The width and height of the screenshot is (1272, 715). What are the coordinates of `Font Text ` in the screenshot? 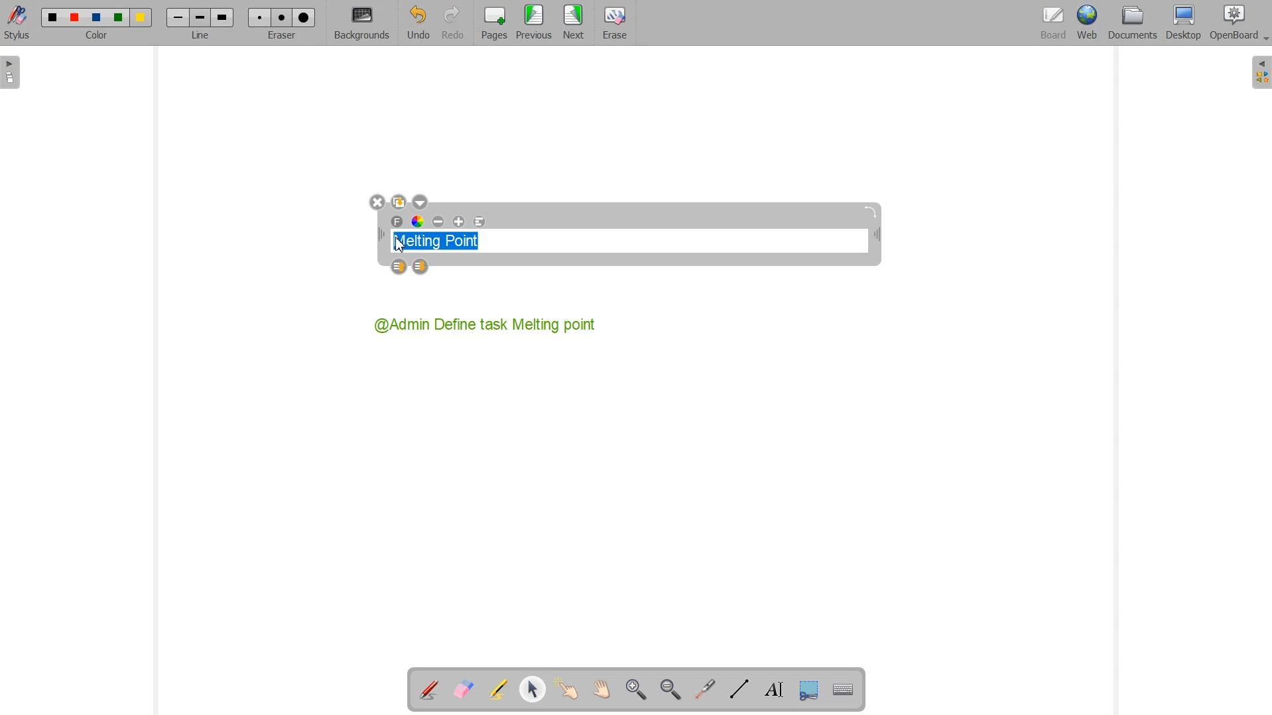 It's located at (398, 222).